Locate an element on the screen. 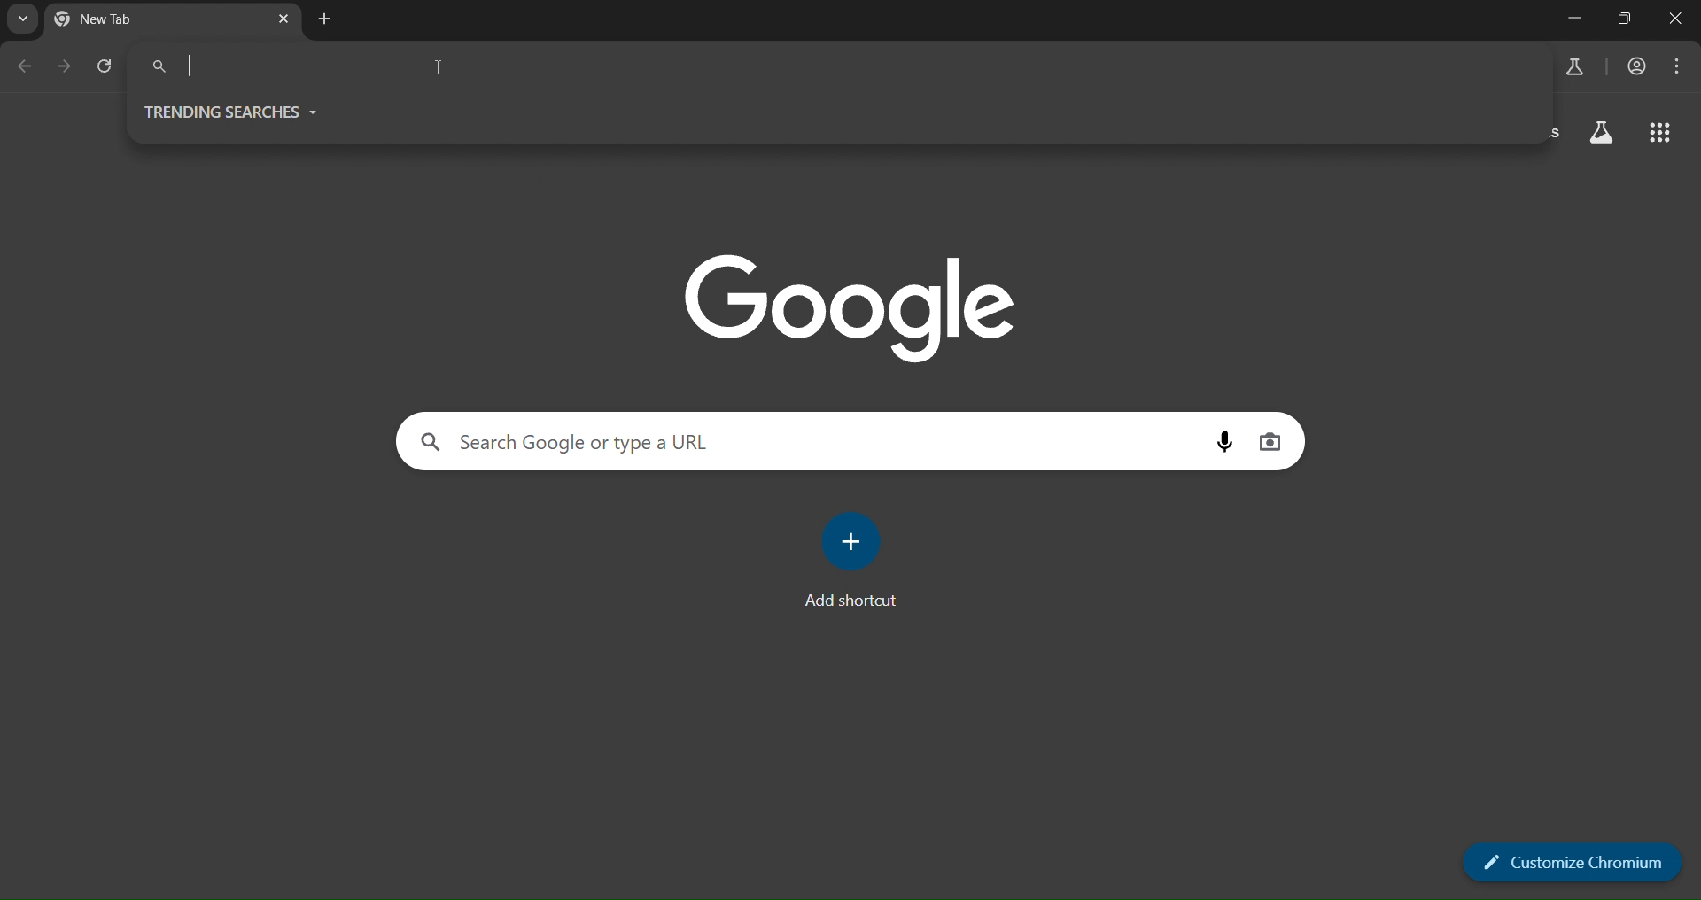 This screenshot has width=1701, height=900. accounts is located at coordinates (1577, 66).